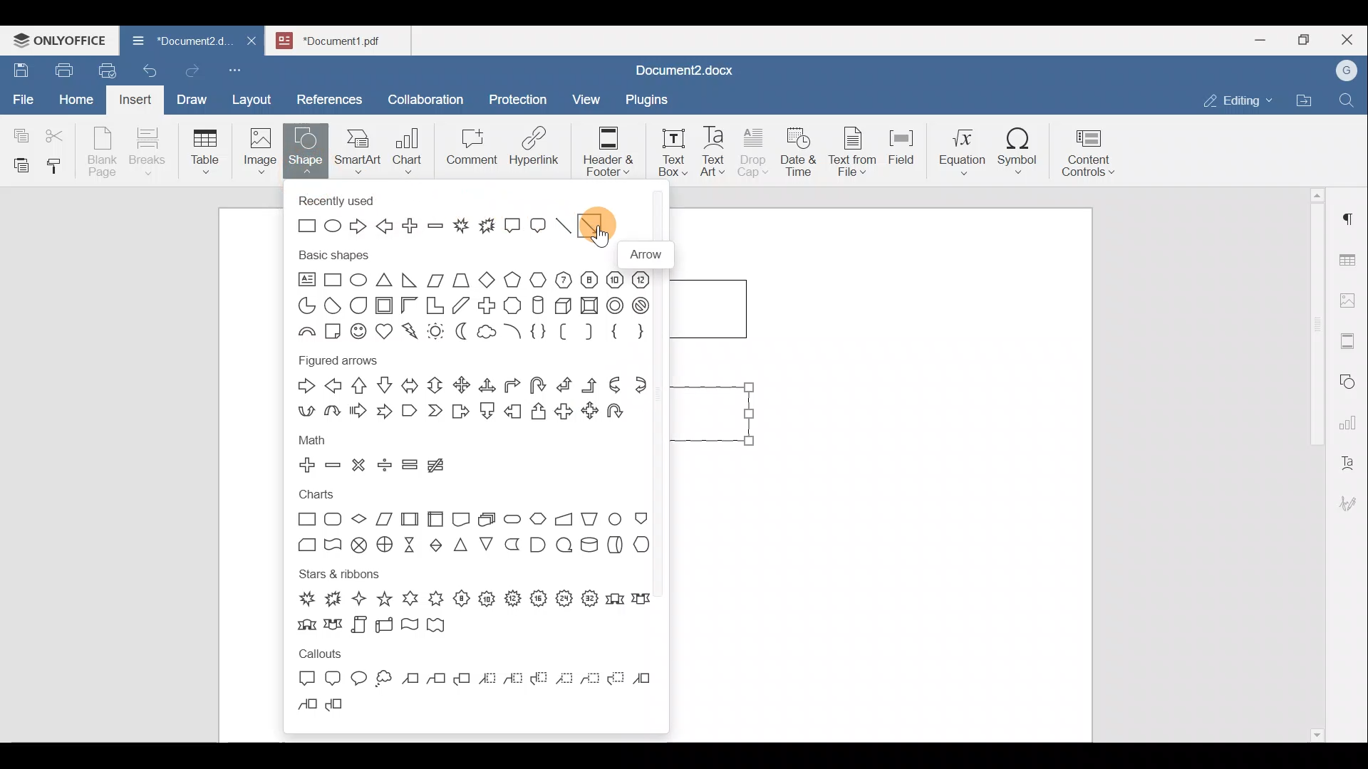  I want to click on Redo, so click(192, 71).